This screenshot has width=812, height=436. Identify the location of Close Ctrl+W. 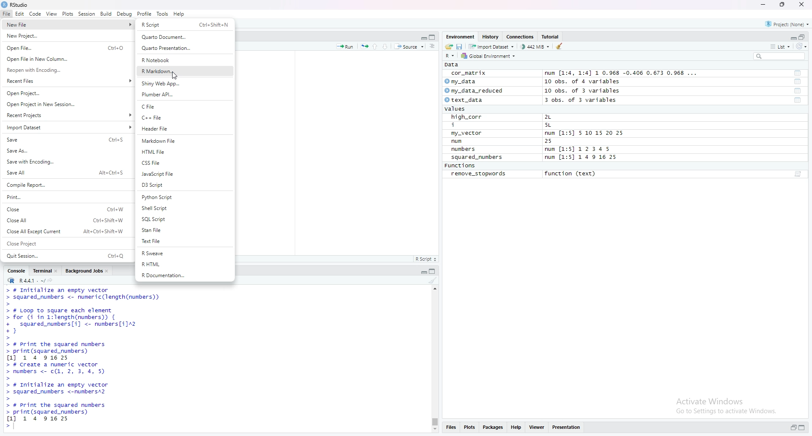
(66, 209).